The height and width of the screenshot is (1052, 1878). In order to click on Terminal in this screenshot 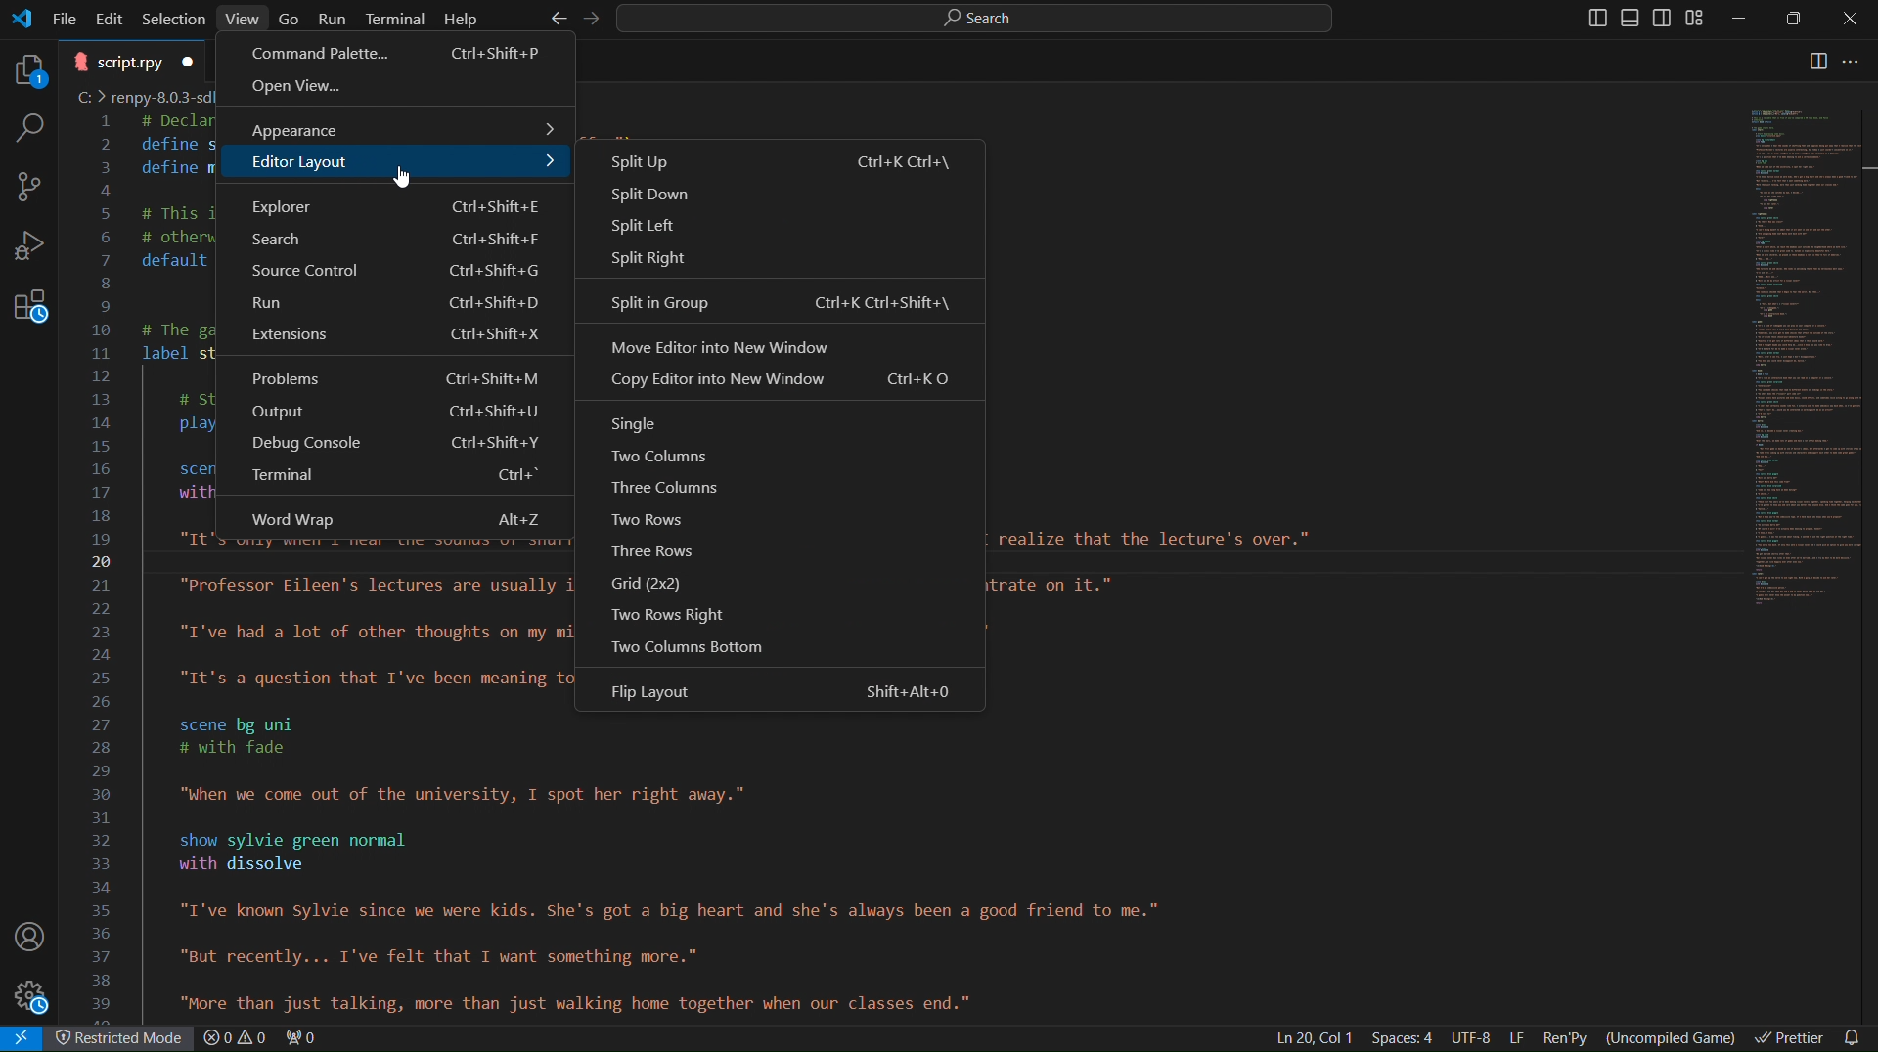, I will do `click(396, 18)`.